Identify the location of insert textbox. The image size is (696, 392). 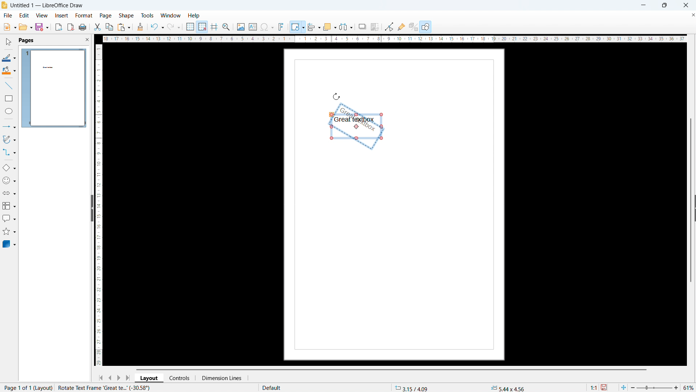
(253, 26).